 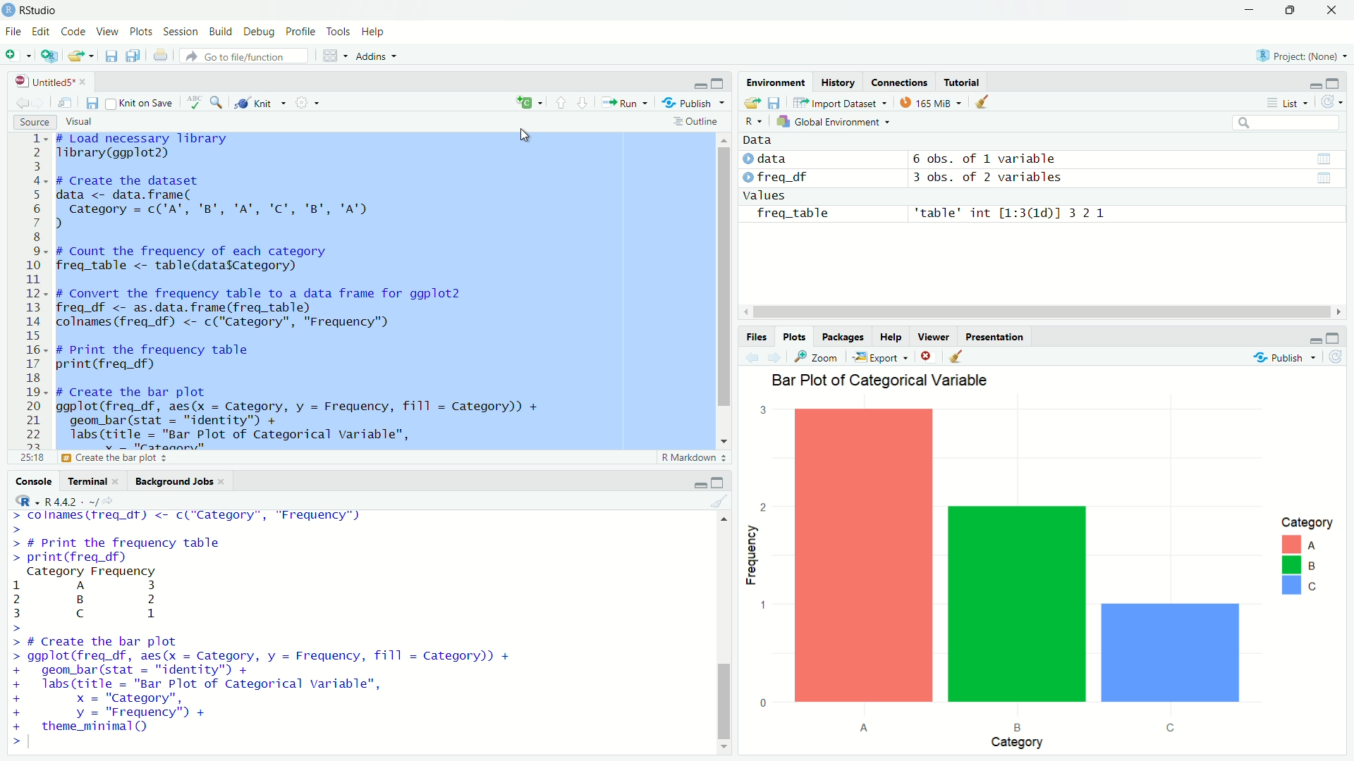 I want to click on history, so click(x=840, y=83).